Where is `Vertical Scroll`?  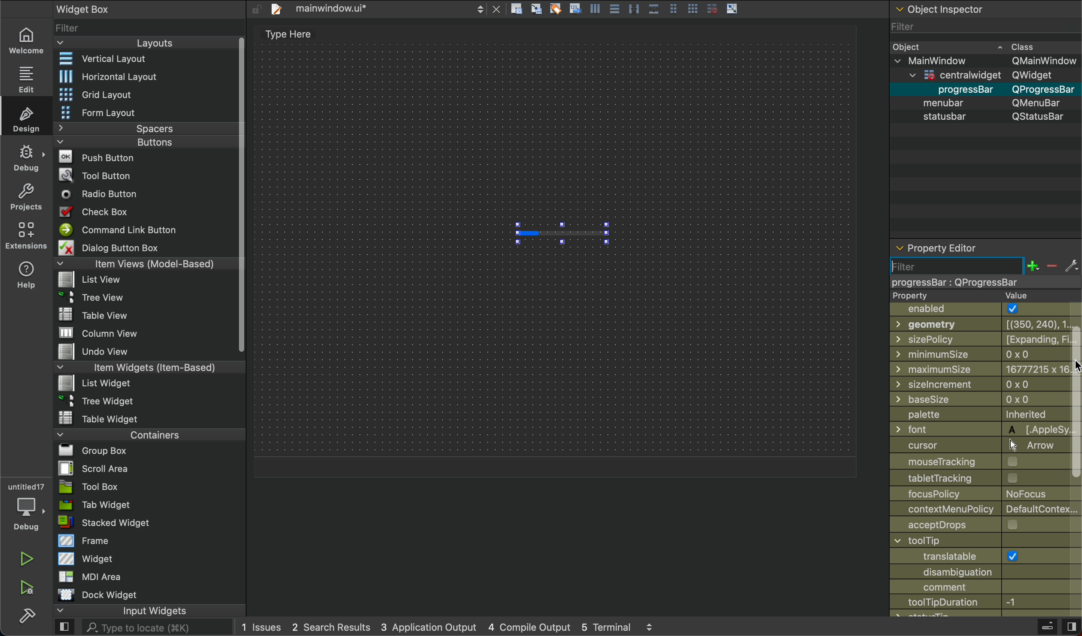 Vertical Scroll is located at coordinates (239, 196).